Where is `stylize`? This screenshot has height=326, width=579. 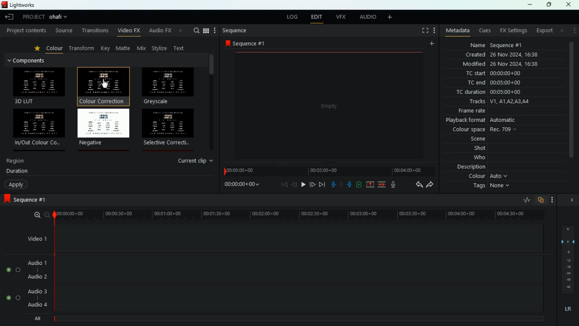 stylize is located at coordinates (161, 49).